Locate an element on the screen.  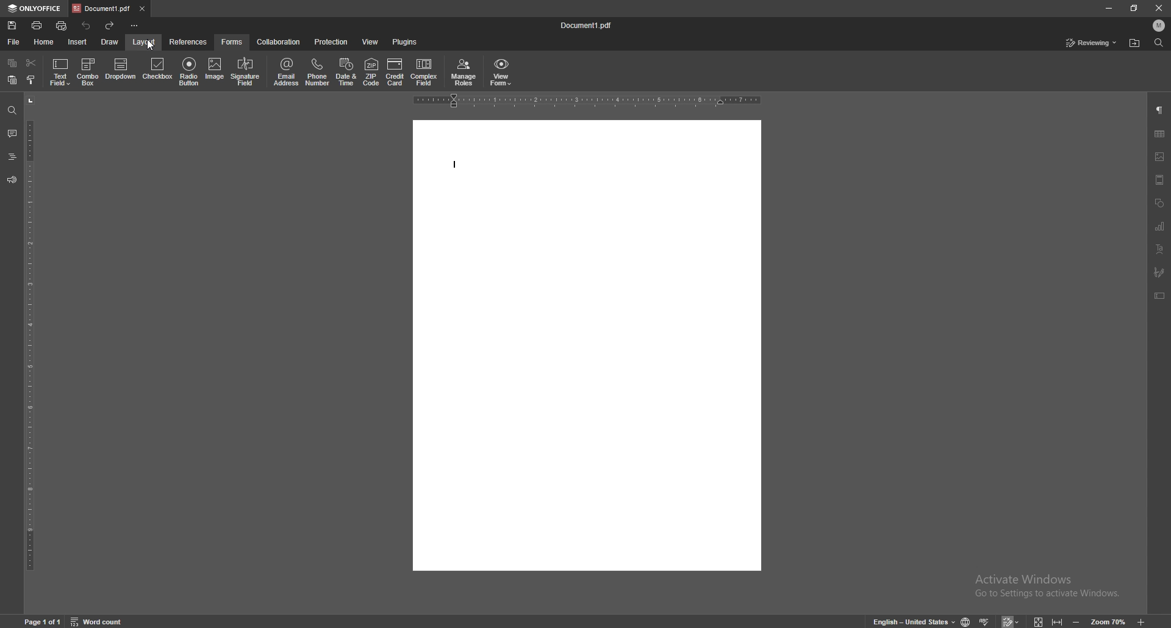
redo is located at coordinates (110, 25).